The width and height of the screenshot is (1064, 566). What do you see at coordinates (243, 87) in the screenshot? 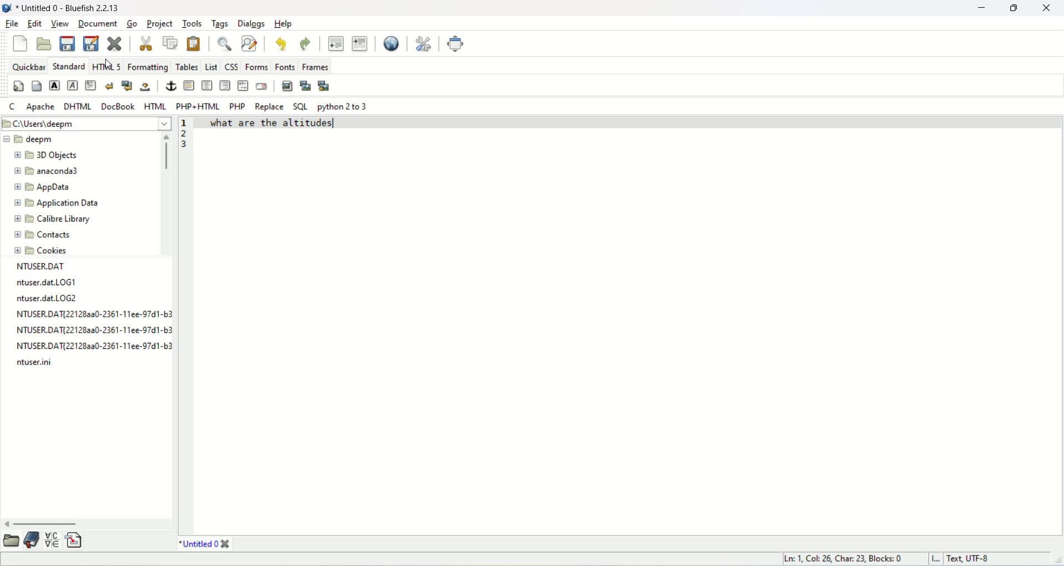
I see `HTML comment` at bounding box center [243, 87].